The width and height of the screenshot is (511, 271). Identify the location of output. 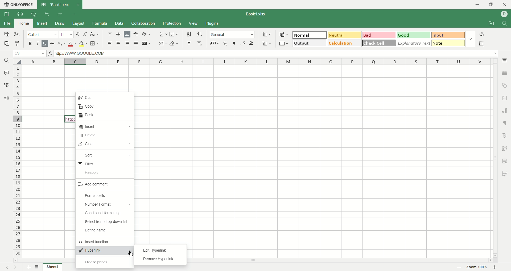
(309, 43).